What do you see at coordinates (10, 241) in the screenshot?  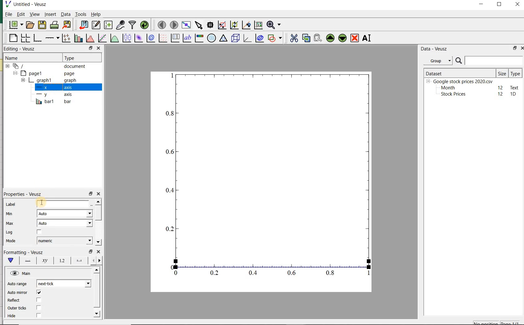 I see `Mode` at bounding box center [10, 241].